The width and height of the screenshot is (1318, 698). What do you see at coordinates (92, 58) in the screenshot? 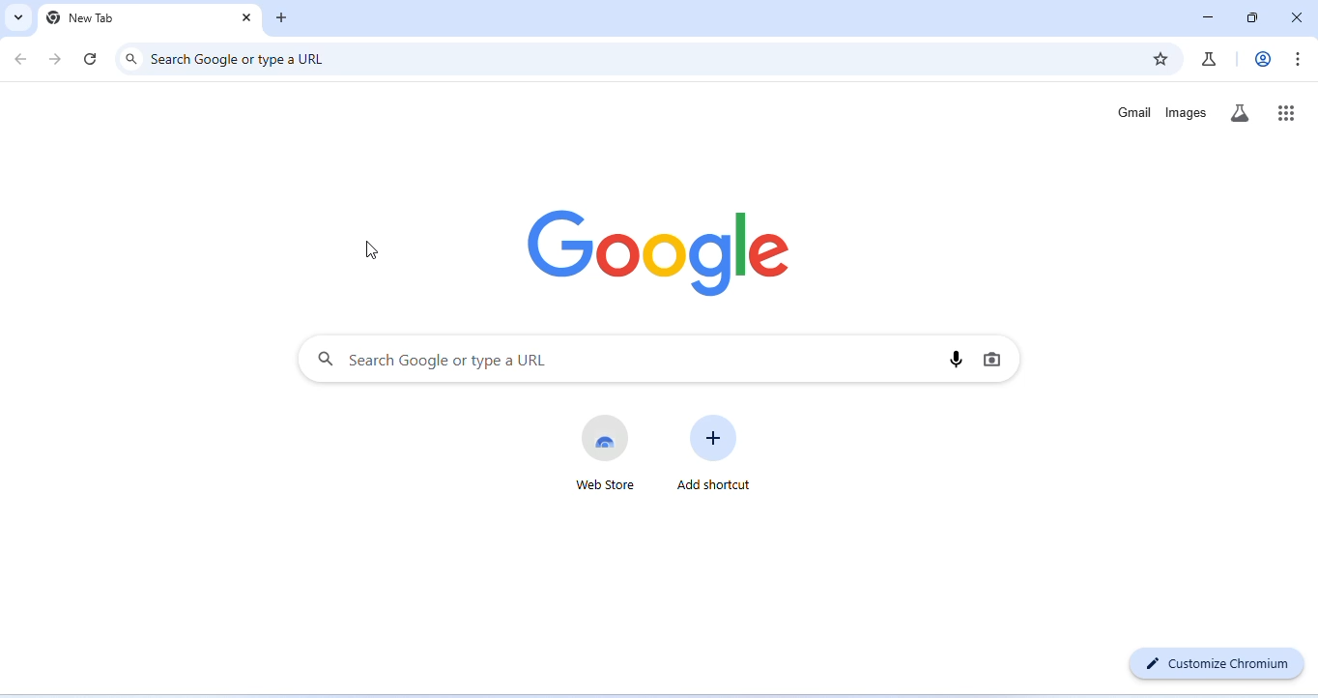
I see `refresh` at bounding box center [92, 58].